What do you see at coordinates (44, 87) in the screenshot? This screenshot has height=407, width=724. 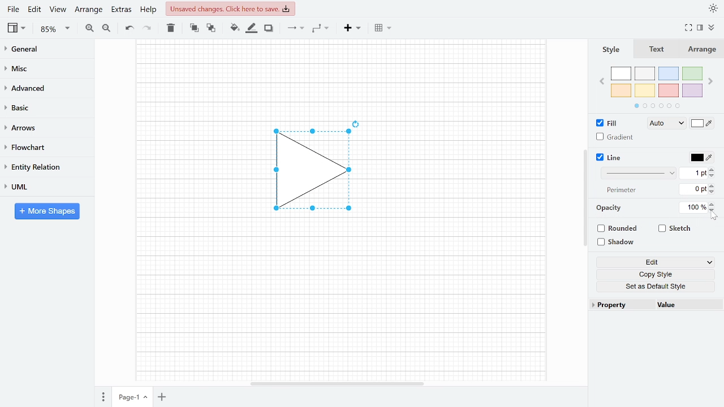 I see `Advanced` at bounding box center [44, 87].